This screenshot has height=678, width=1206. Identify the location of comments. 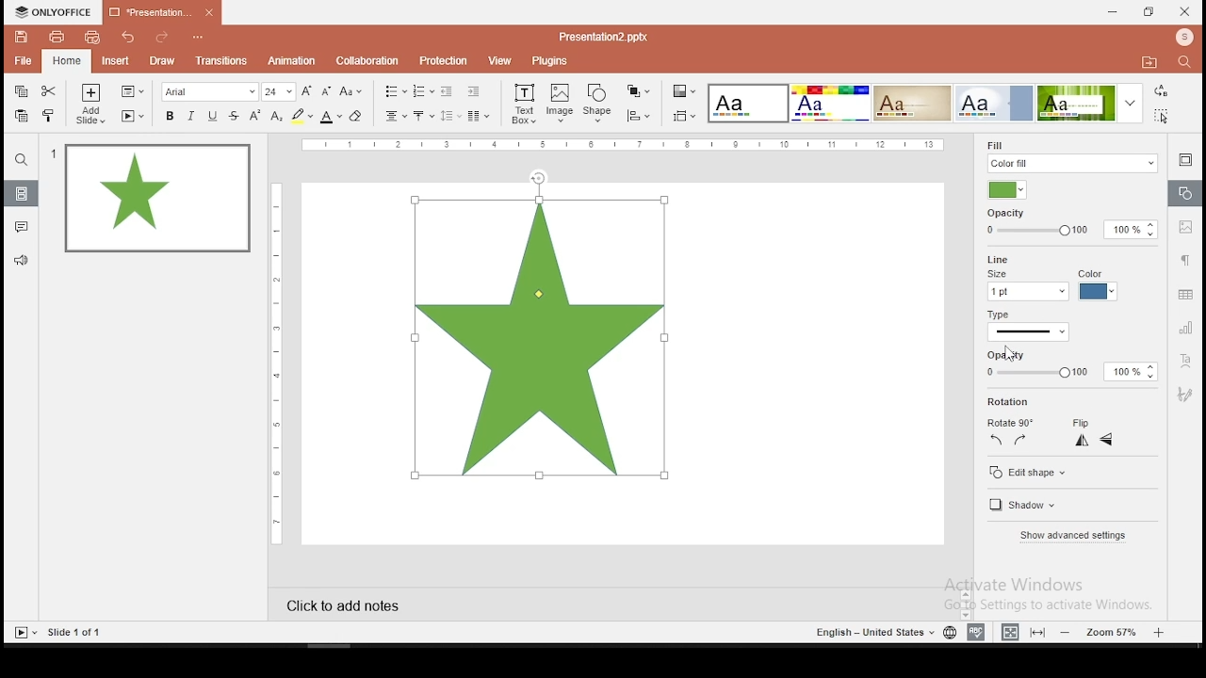
(21, 227).